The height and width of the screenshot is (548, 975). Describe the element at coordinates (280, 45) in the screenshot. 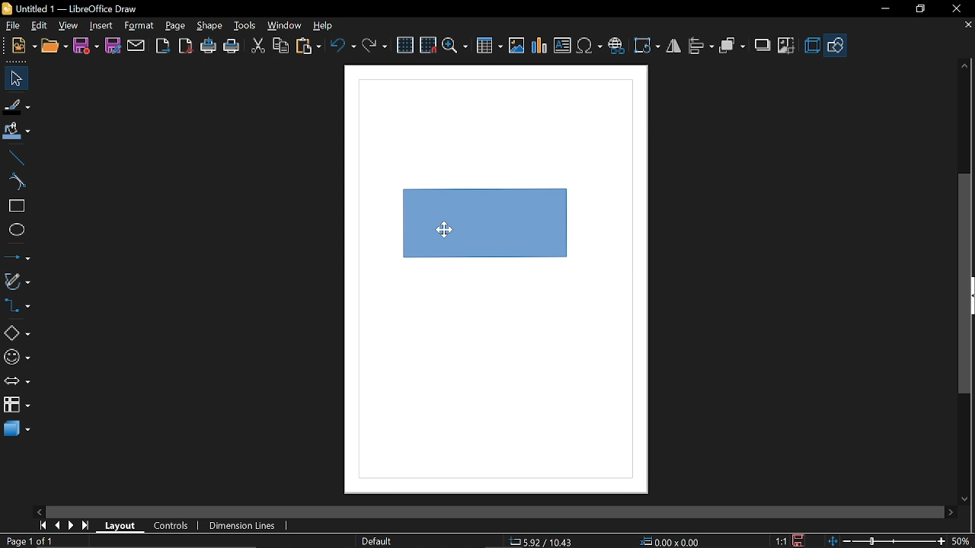

I see `Copy` at that location.